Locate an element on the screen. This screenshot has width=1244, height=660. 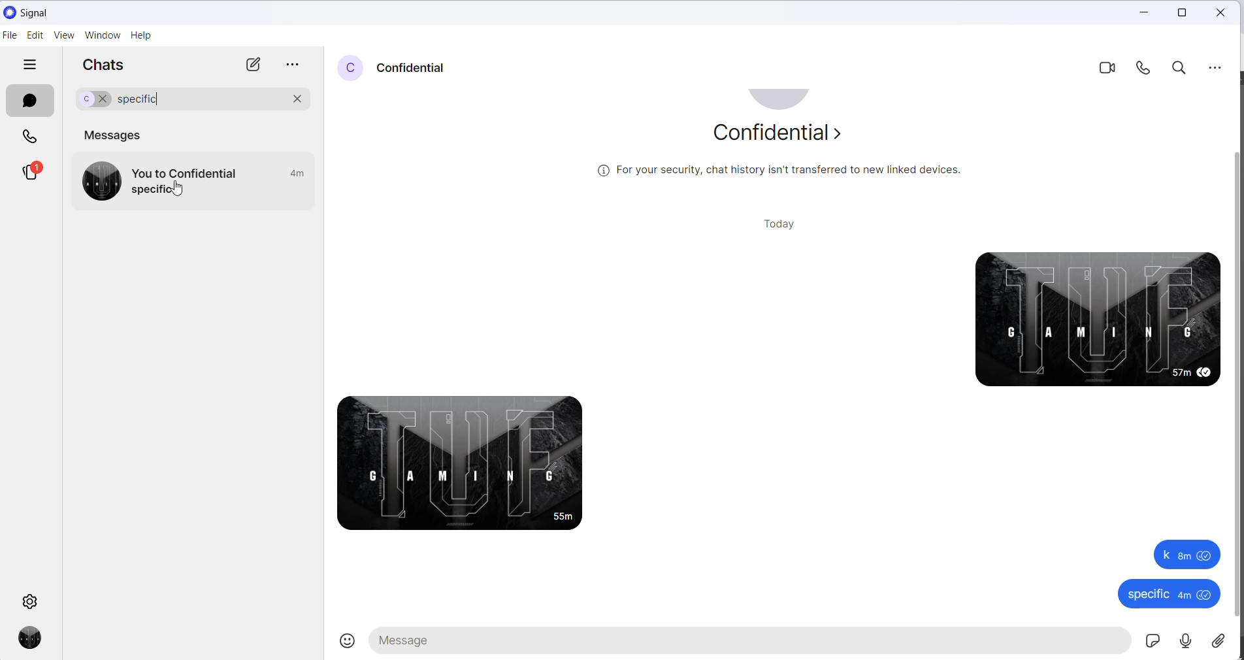
selected chat for search is located at coordinates (89, 99).